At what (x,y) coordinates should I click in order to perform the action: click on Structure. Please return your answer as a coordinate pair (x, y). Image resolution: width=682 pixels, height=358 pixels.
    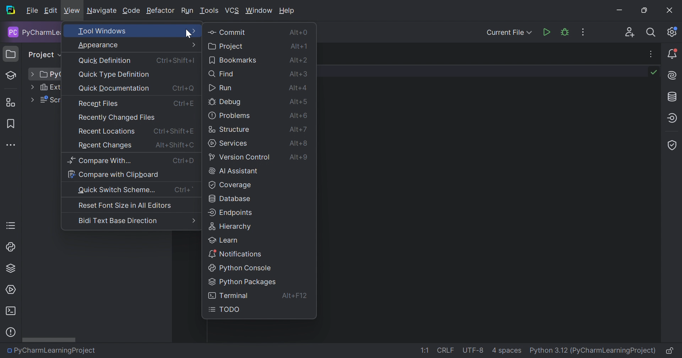
    Looking at the image, I should click on (13, 103).